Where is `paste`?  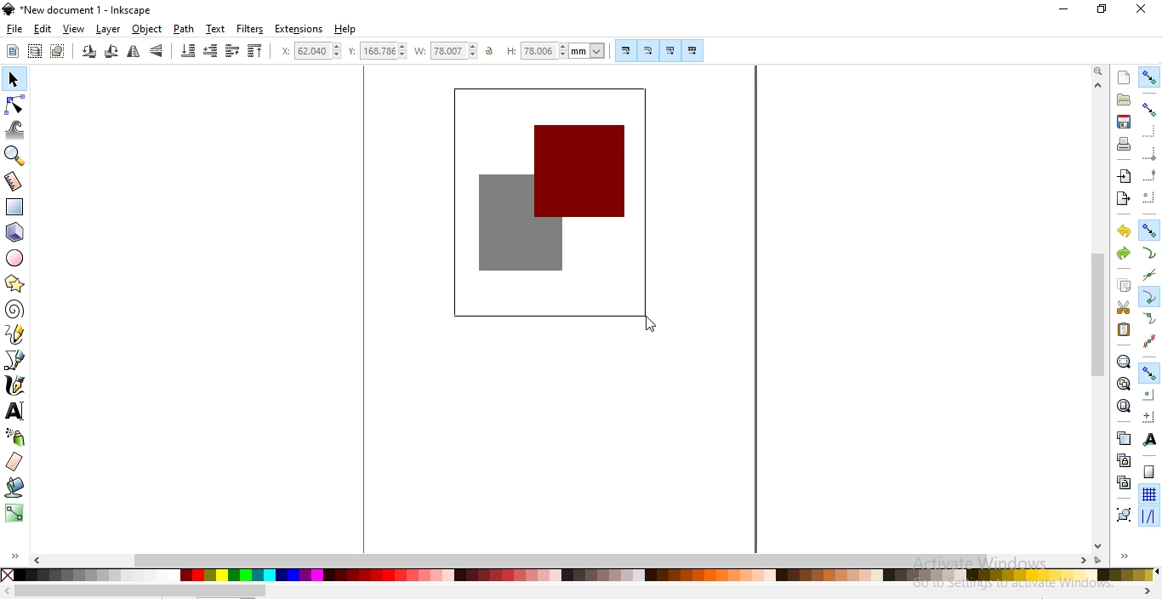 paste is located at coordinates (1123, 329).